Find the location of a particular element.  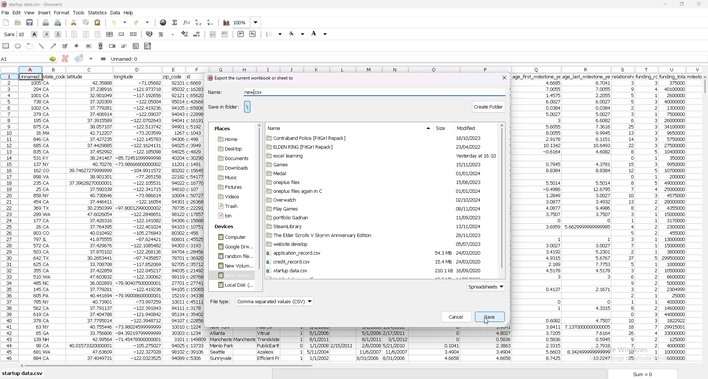

minimize is located at coordinates (666, 4).